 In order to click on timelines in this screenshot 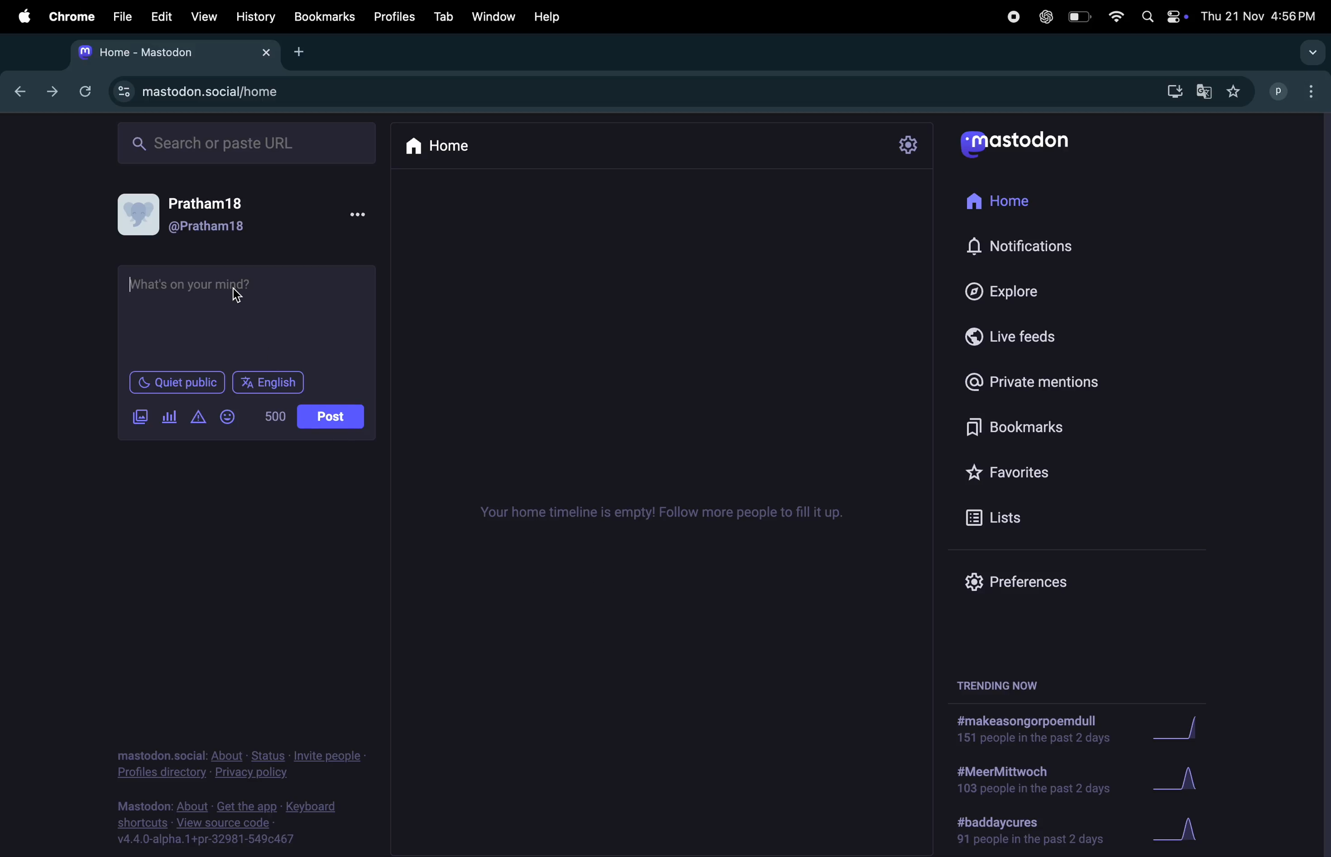, I will do `click(654, 514)`.